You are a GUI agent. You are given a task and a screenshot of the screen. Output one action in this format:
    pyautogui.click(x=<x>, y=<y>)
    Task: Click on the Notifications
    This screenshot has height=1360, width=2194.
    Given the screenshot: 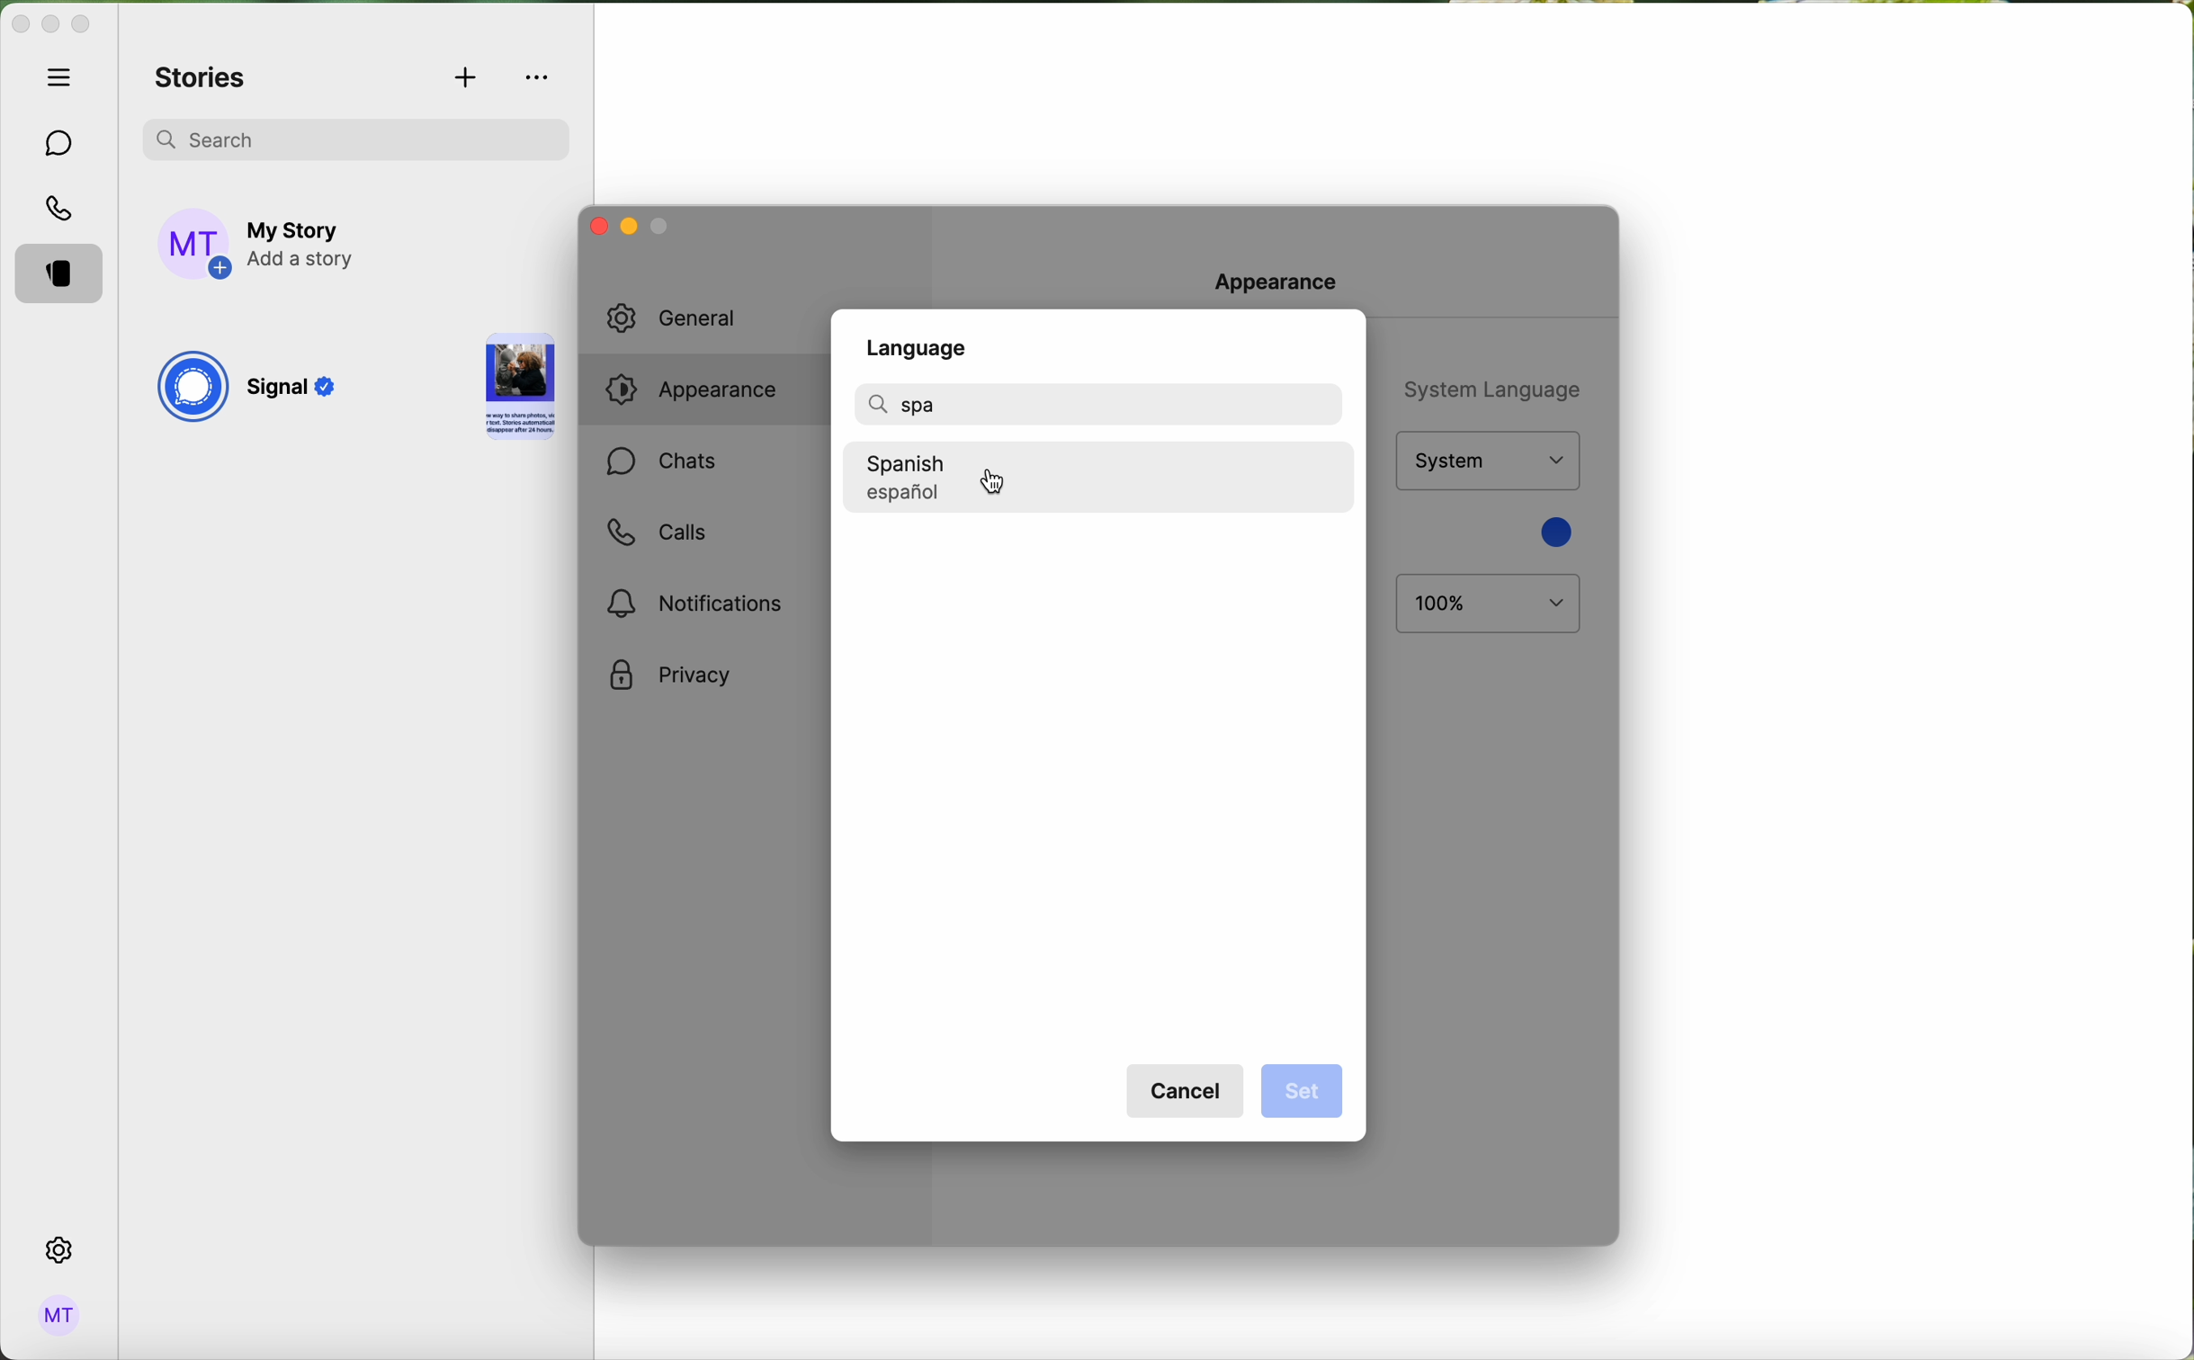 What is the action you would take?
    pyautogui.click(x=701, y=603)
    